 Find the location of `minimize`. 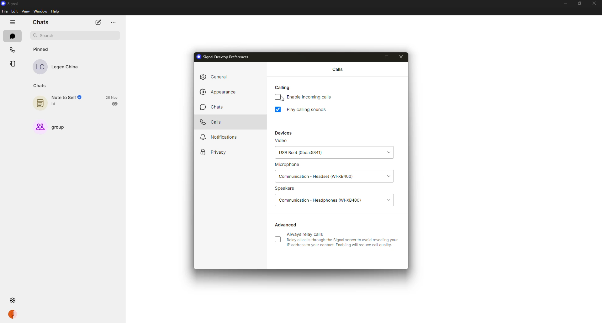

minimize is located at coordinates (373, 56).